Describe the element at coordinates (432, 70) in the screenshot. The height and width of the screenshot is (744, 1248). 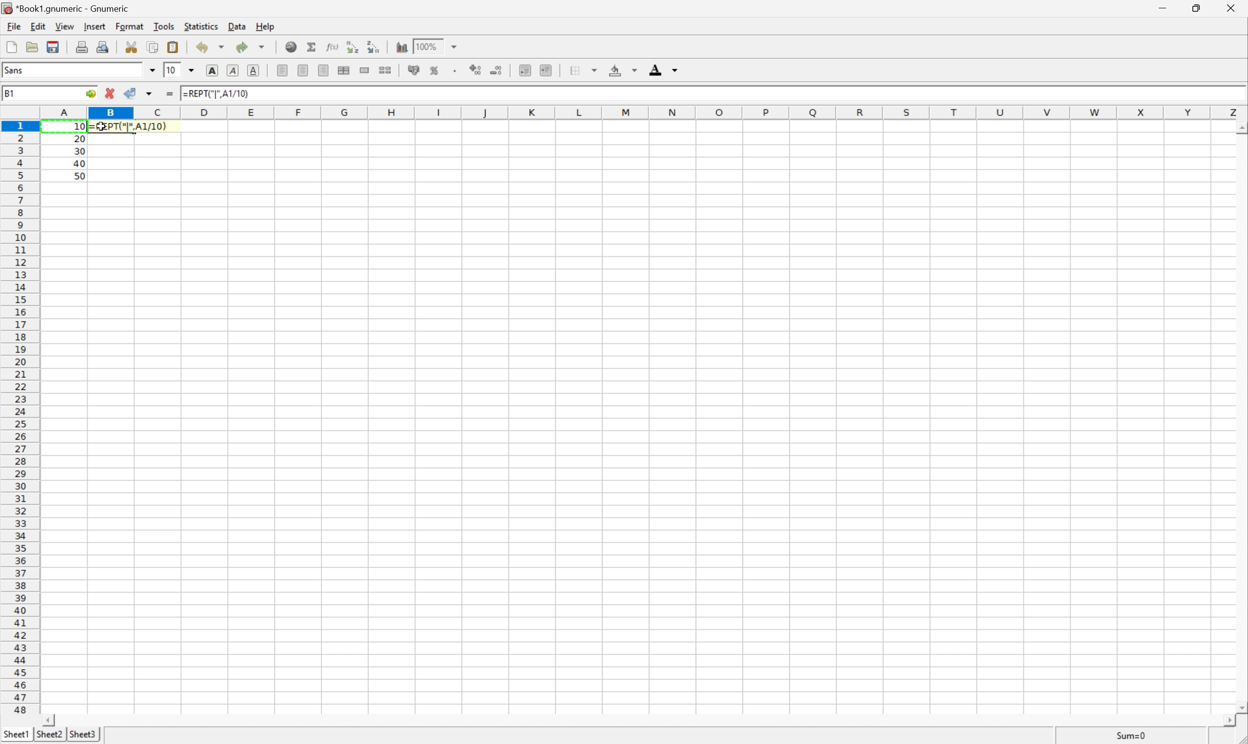
I see `Format the selection as percentage` at that location.